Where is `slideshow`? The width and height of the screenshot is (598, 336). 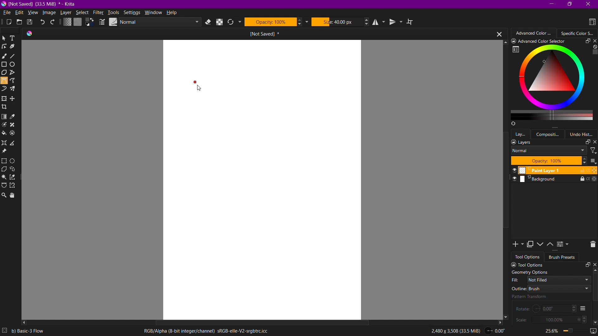
slideshow is located at coordinates (592, 329).